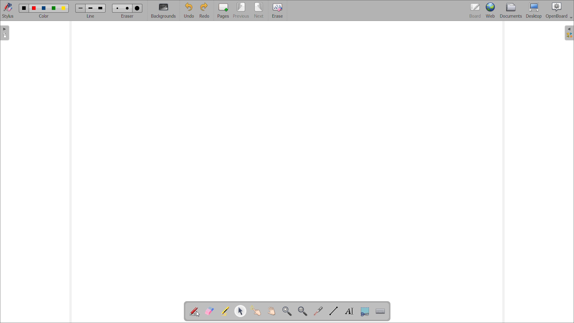  What do you see at coordinates (81, 9) in the screenshot?
I see `line width size` at bounding box center [81, 9].